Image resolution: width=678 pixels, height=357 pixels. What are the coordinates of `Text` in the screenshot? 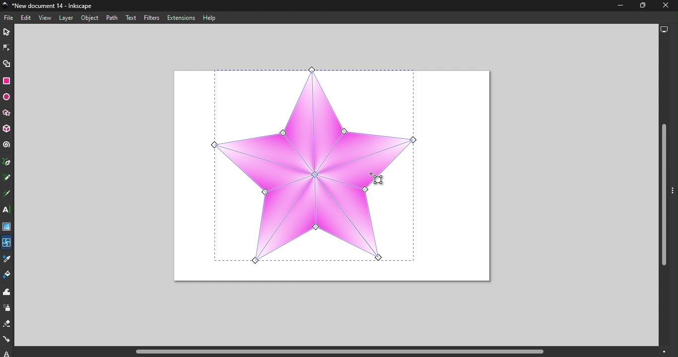 It's located at (131, 17).